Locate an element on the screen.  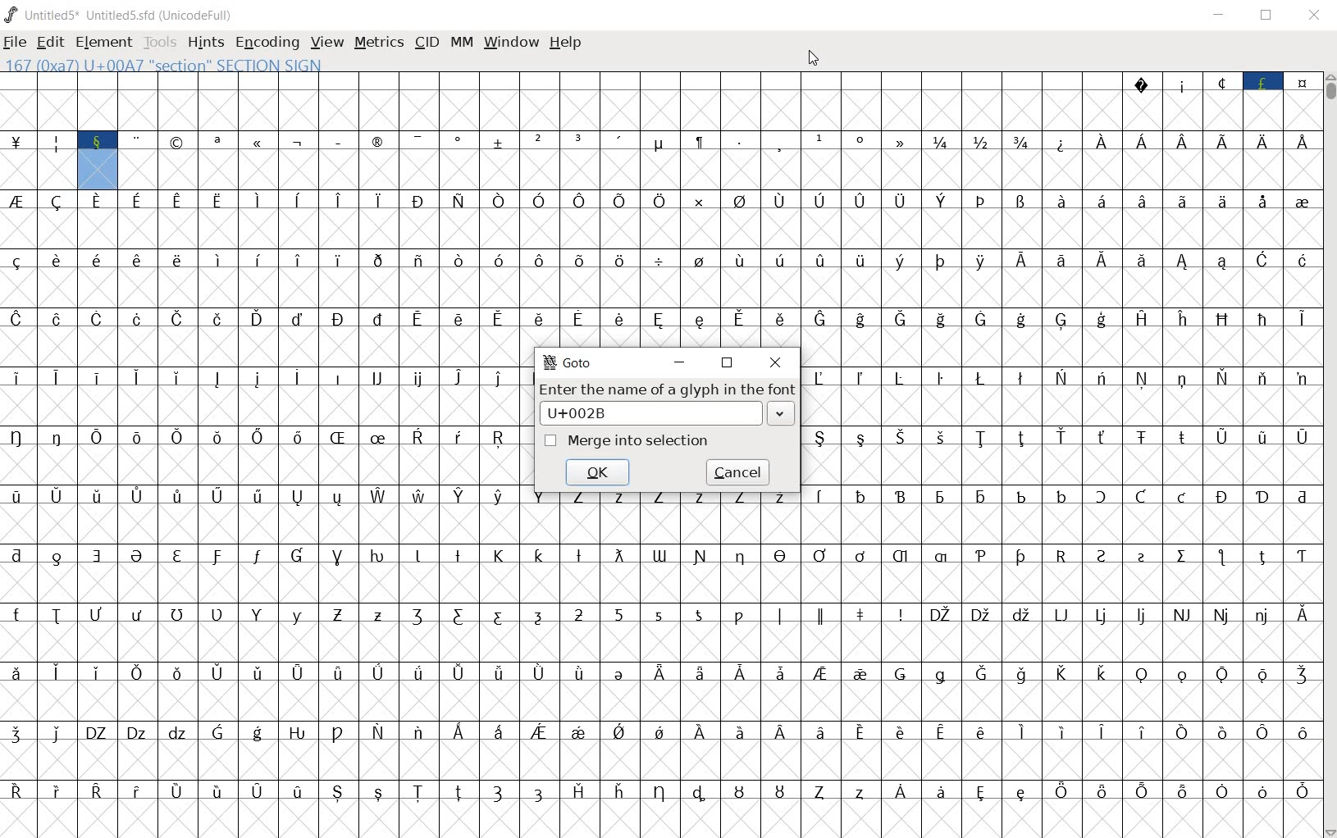
Merge into selection is located at coordinates (625, 441).